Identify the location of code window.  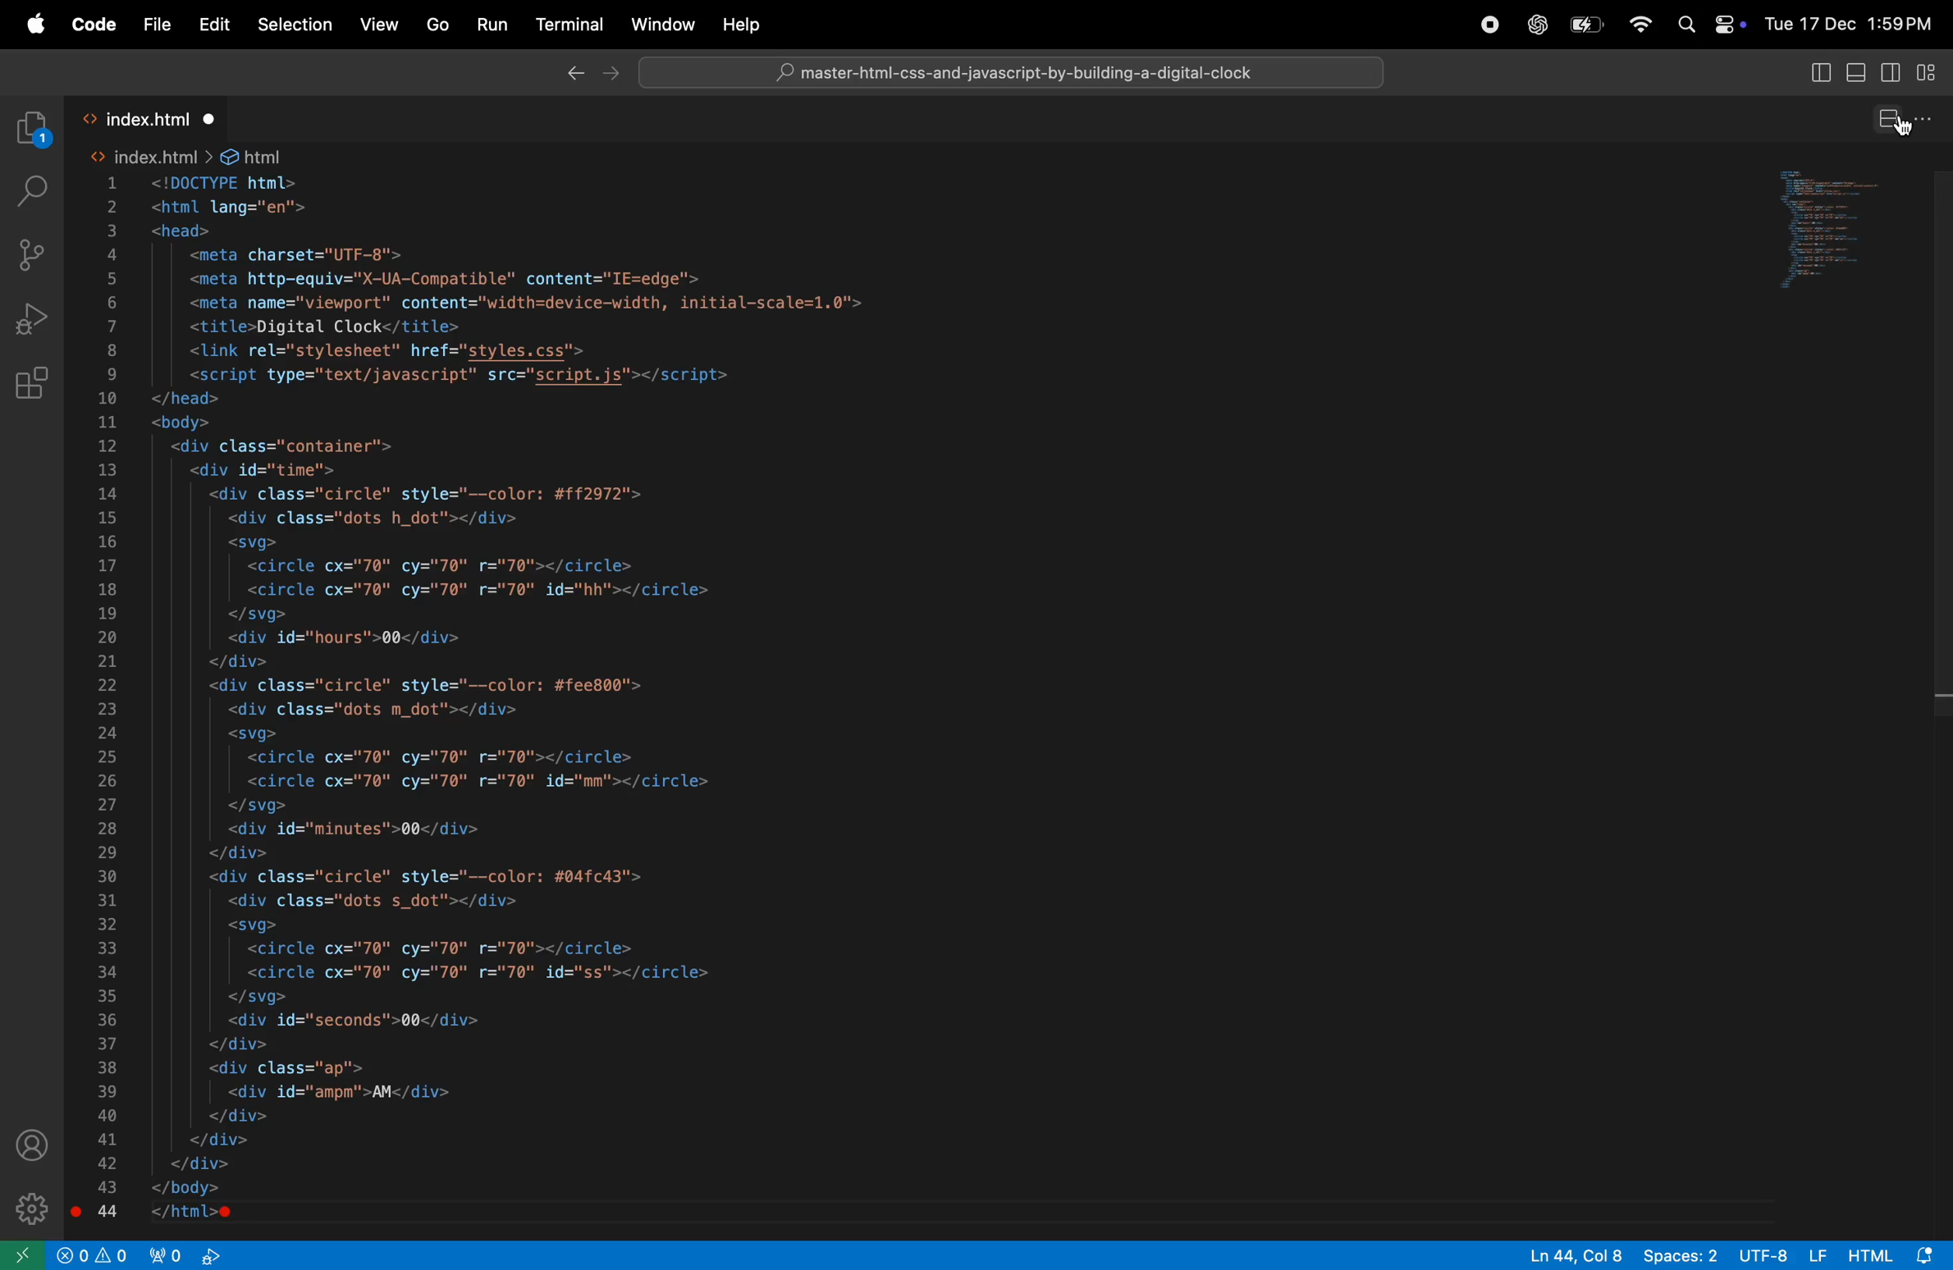
(1846, 228).